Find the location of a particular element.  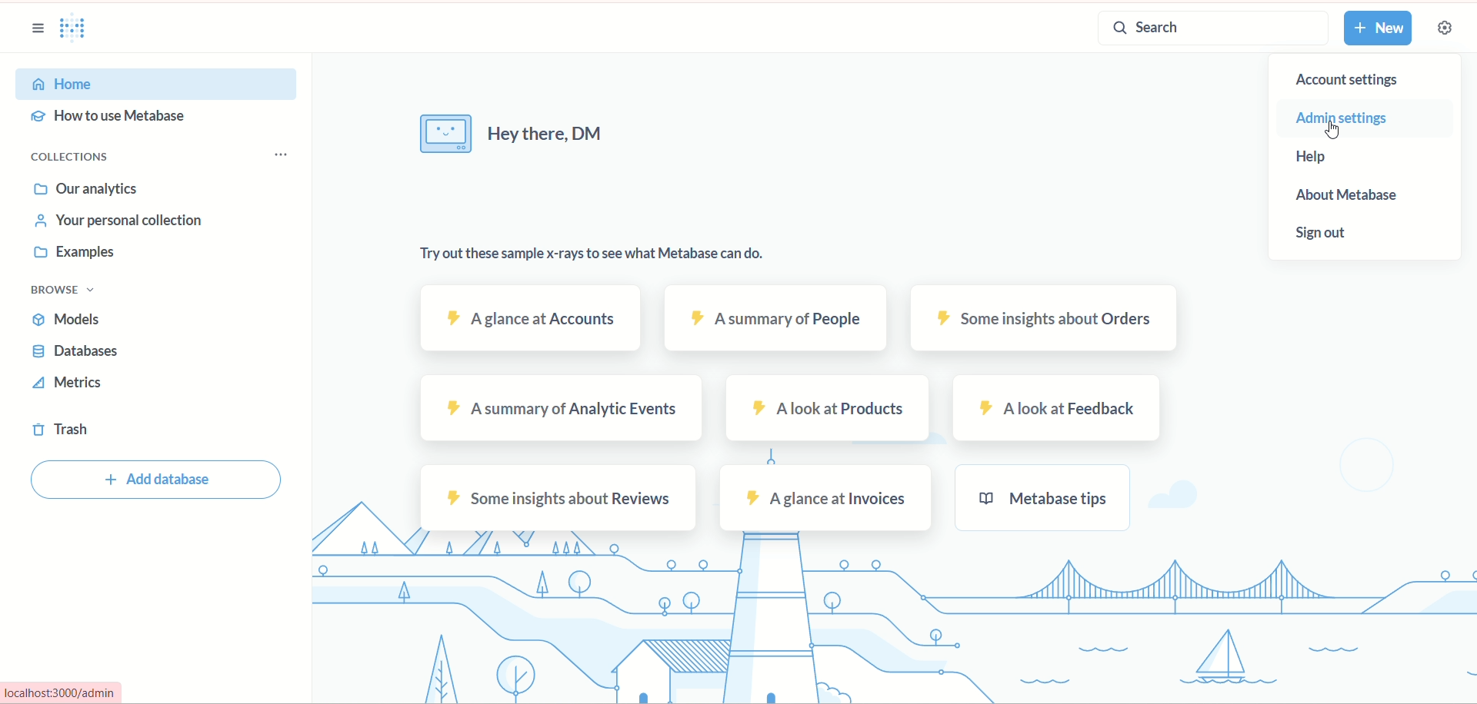

settings is located at coordinates (1447, 29).